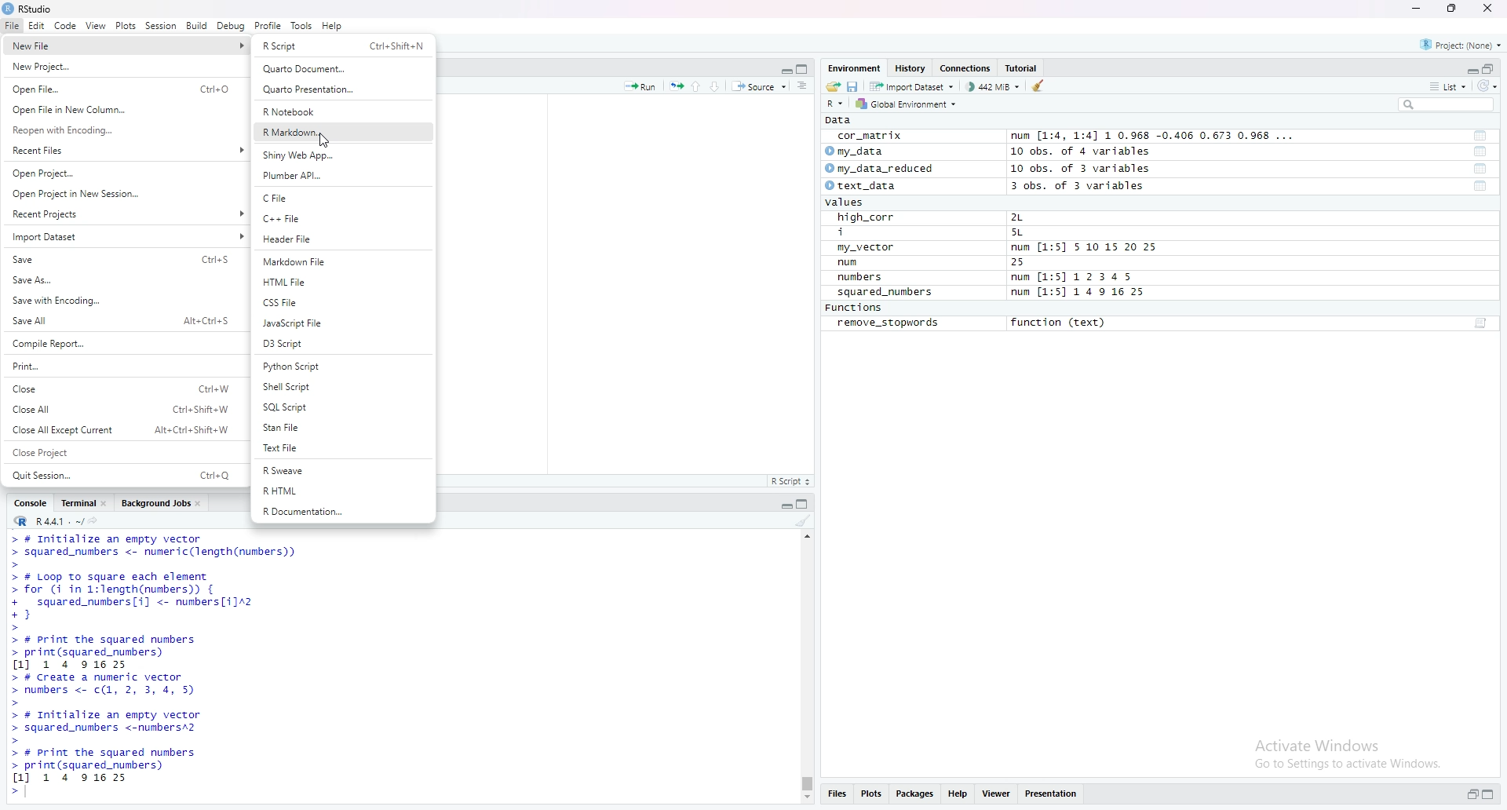 This screenshot has height=810, width=1507. What do you see at coordinates (783, 506) in the screenshot?
I see `minimize` at bounding box center [783, 506].